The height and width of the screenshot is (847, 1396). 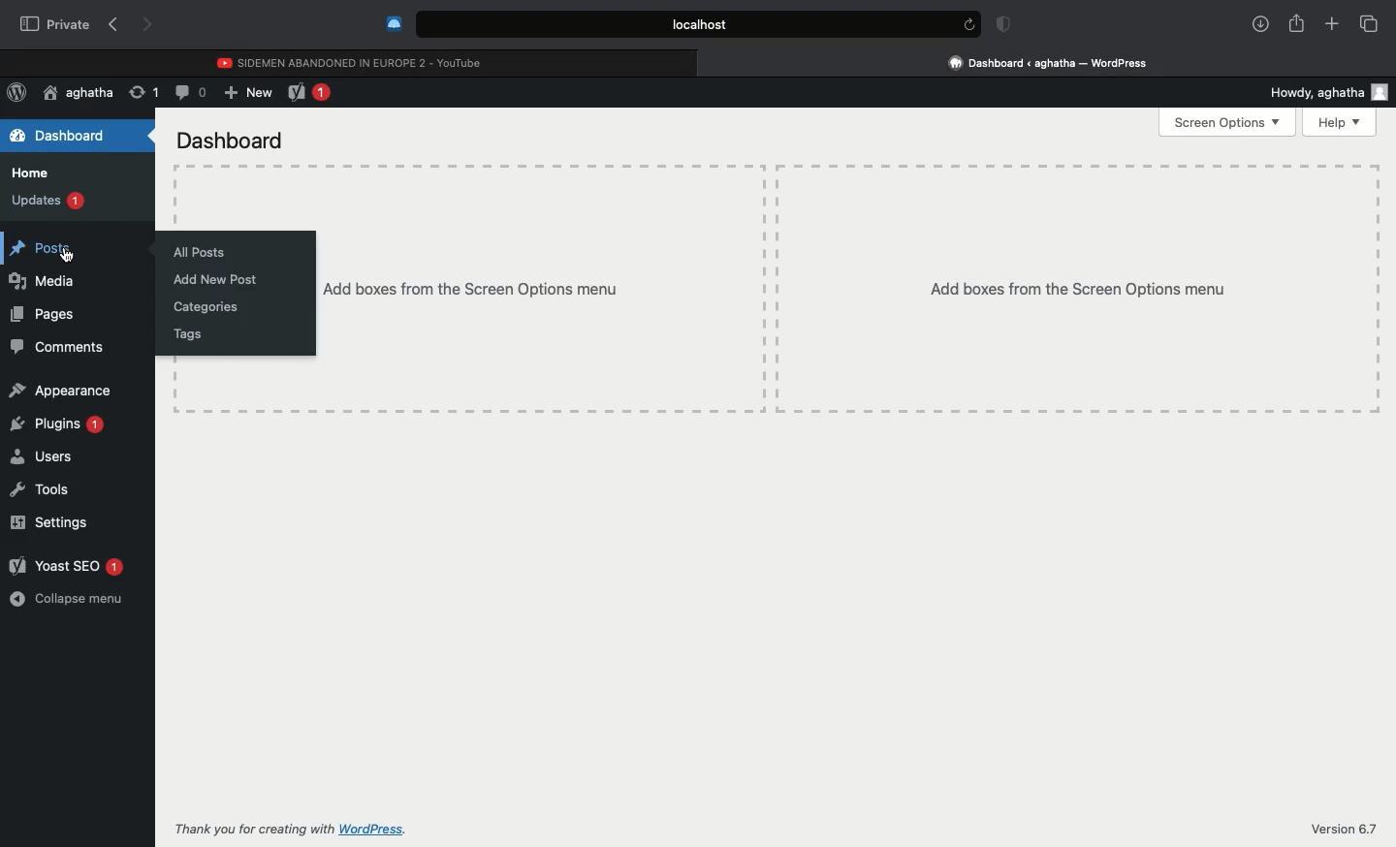 I want to click on refresh, so click(x=968, y=24).